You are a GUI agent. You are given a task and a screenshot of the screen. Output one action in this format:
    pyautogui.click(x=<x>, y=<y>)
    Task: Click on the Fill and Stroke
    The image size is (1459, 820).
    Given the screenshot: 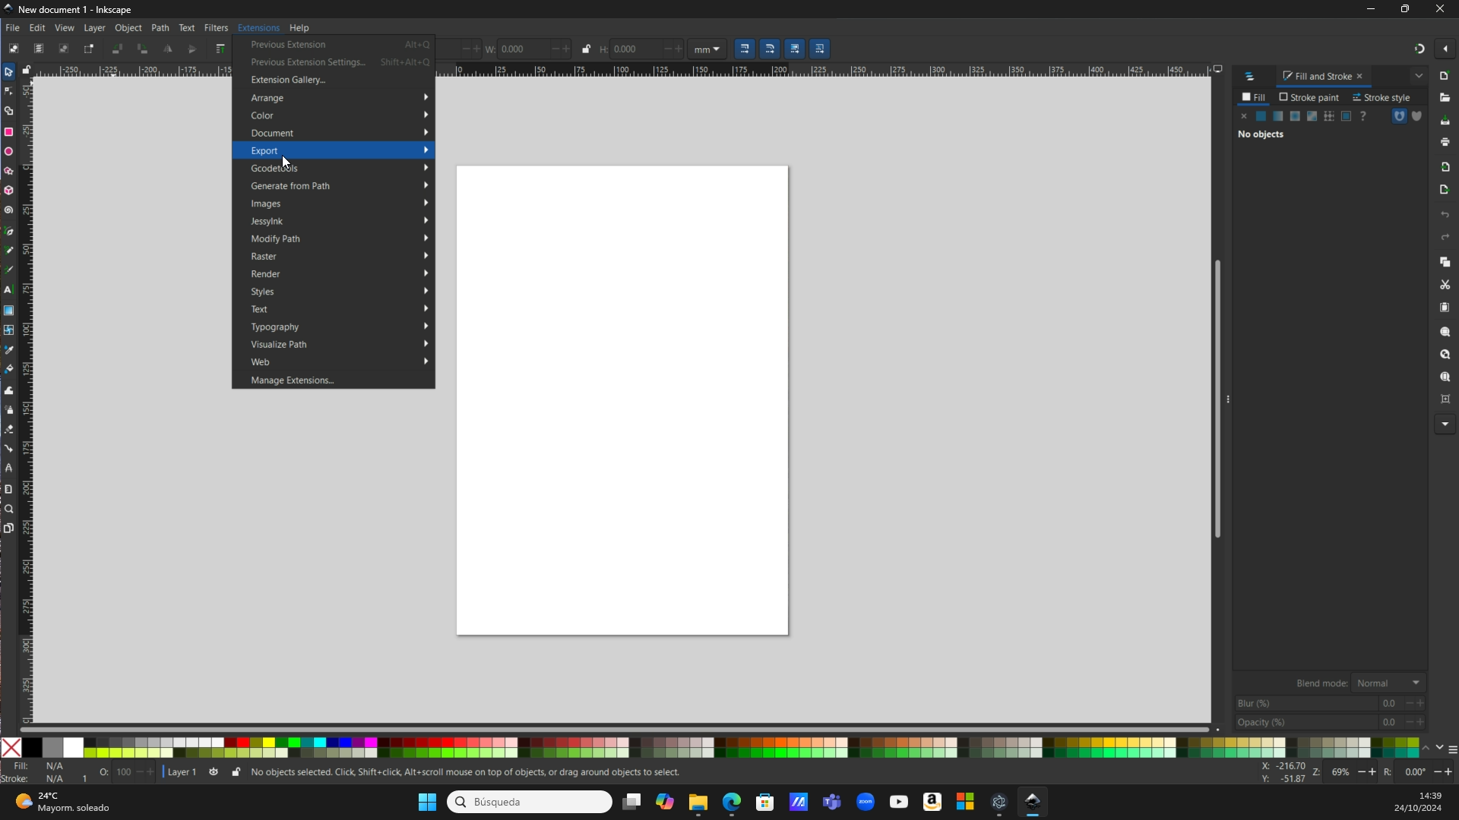 What is the action you would take?
    pyautogui.click(x=1324, y=76)
    